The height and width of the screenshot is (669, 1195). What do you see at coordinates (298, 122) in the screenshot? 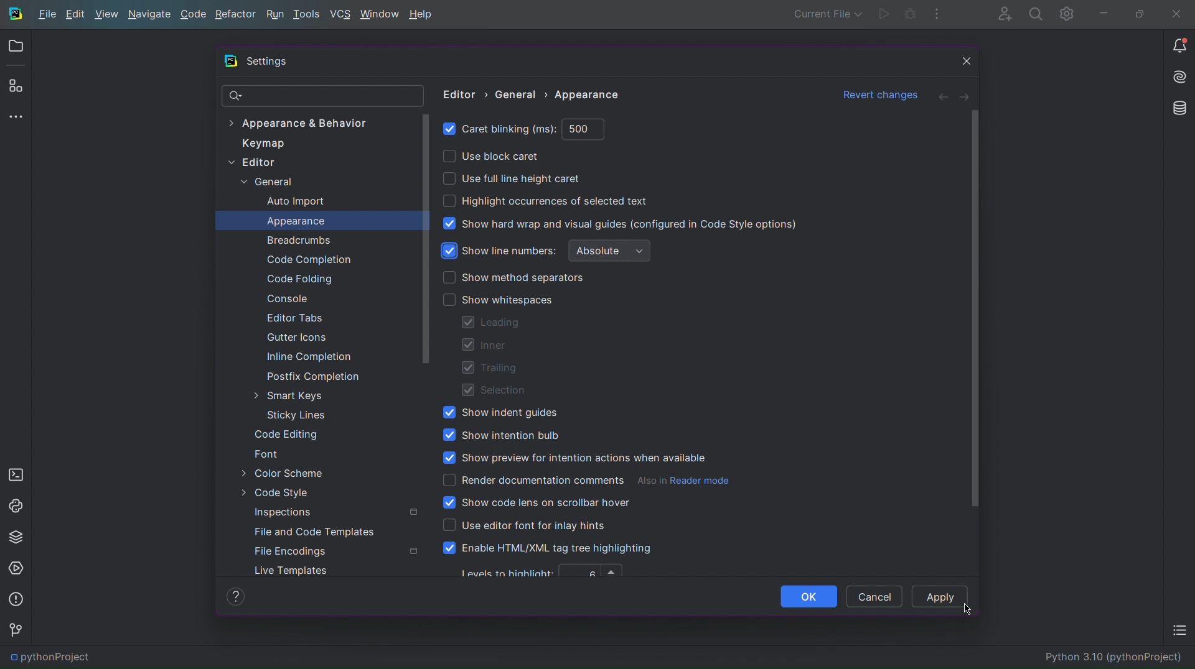
I see `Appearance & Behavior` at bounding box center [298, 122].